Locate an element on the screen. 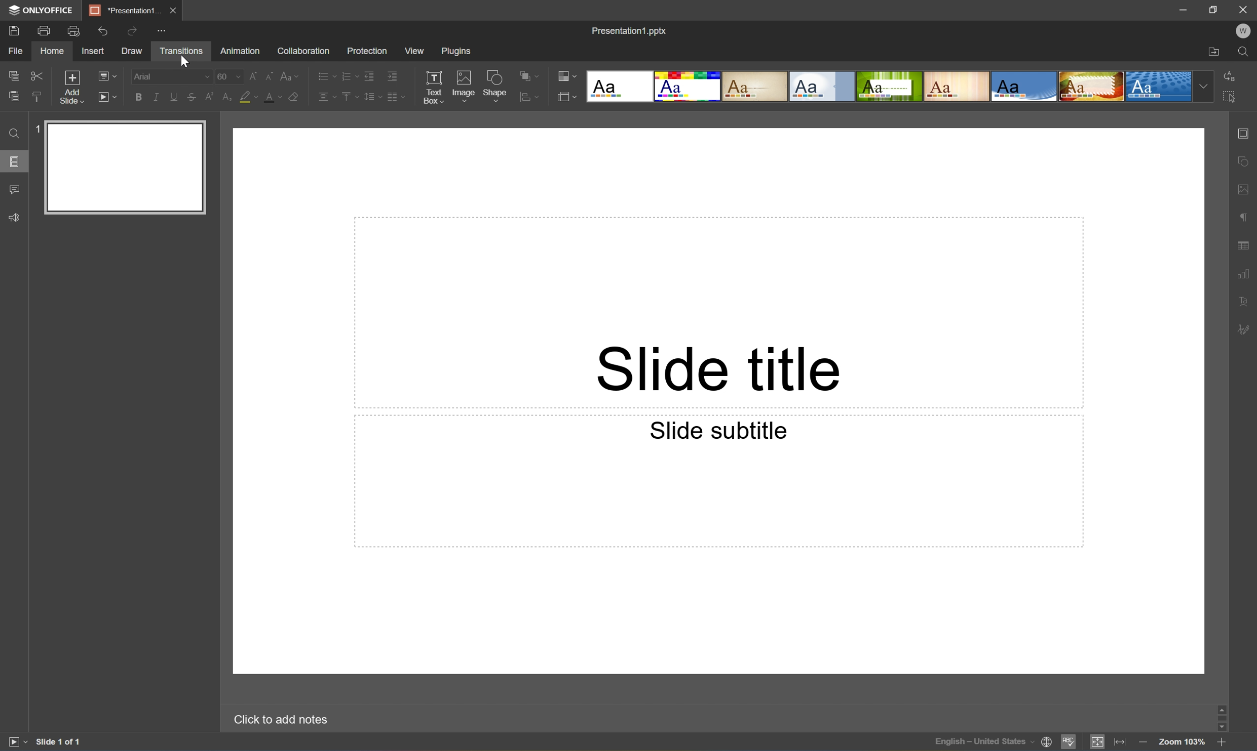 This screenshot has height=751, width=1257. Cursor Position is located at coordinates (184, 61).